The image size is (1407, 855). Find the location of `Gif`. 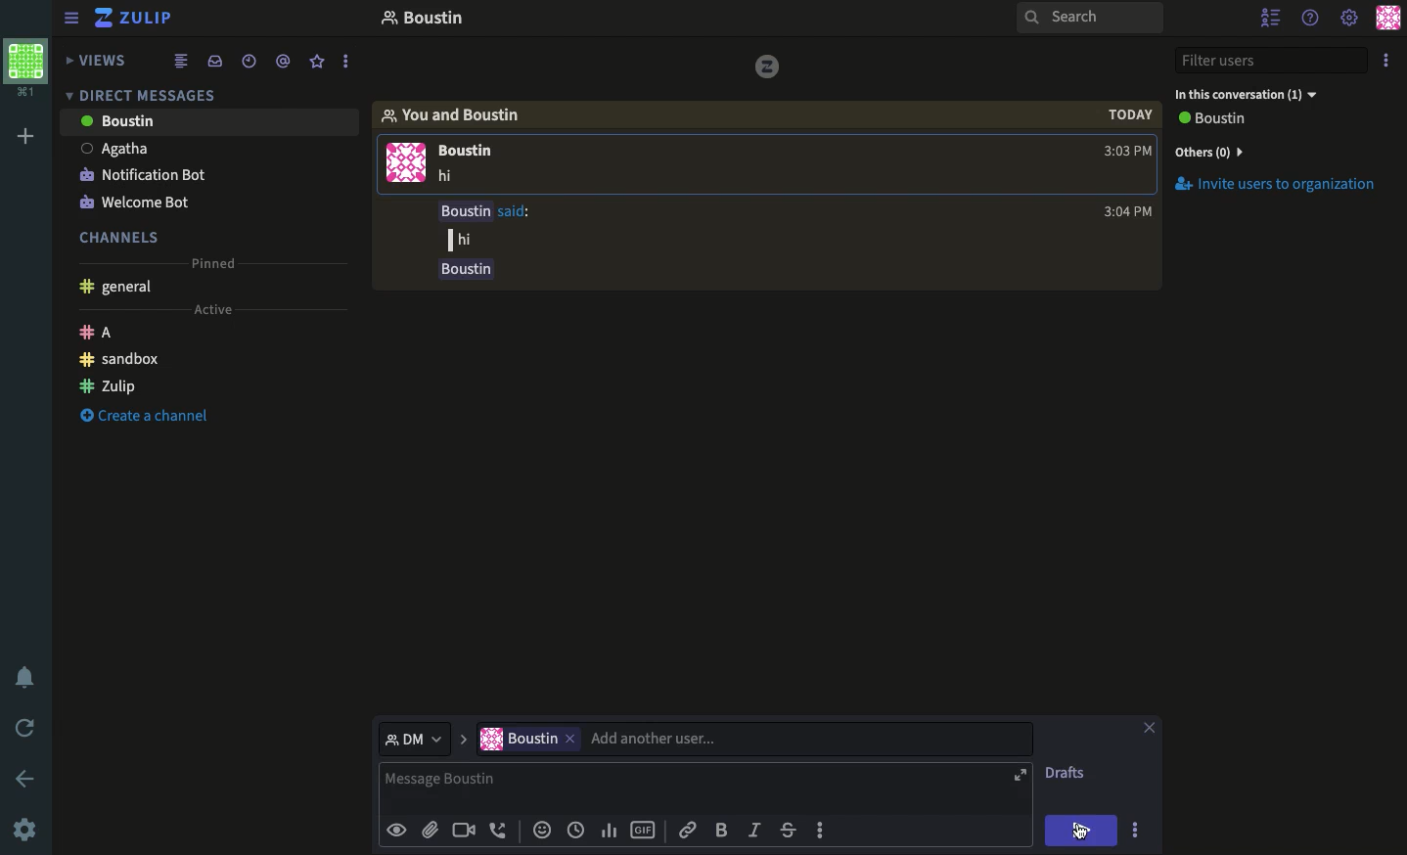

Gif is located at coordinates (644, 831).